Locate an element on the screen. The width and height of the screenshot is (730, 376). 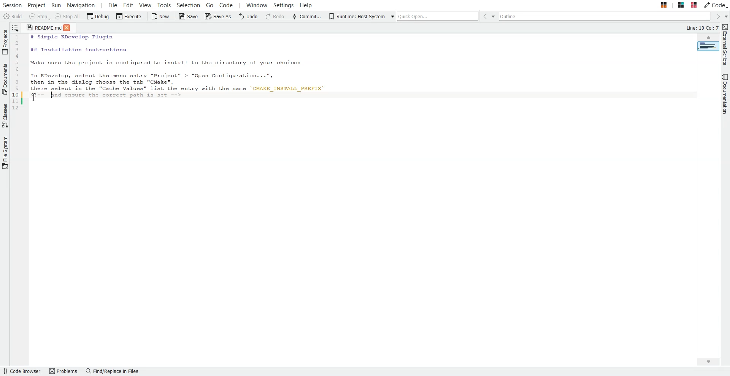
Scroll down is located at coordinates (708, 362).